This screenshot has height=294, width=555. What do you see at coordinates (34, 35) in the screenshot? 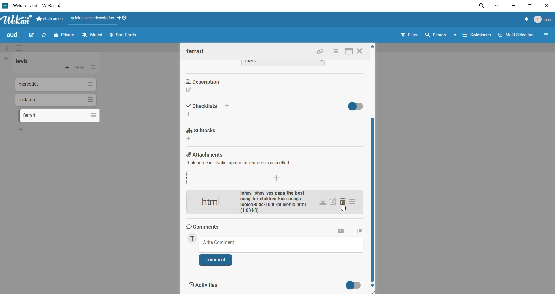
I see `edit` at bounding box center [34, 35].